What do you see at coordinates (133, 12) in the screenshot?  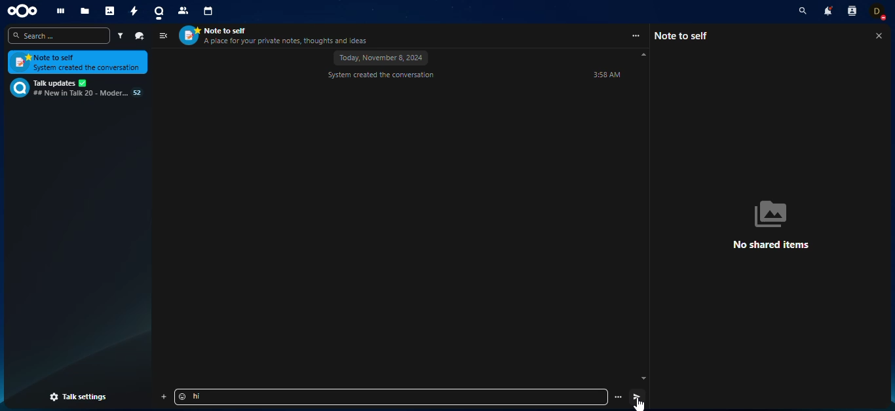 I see `activity` at bounding box center [133, 12].